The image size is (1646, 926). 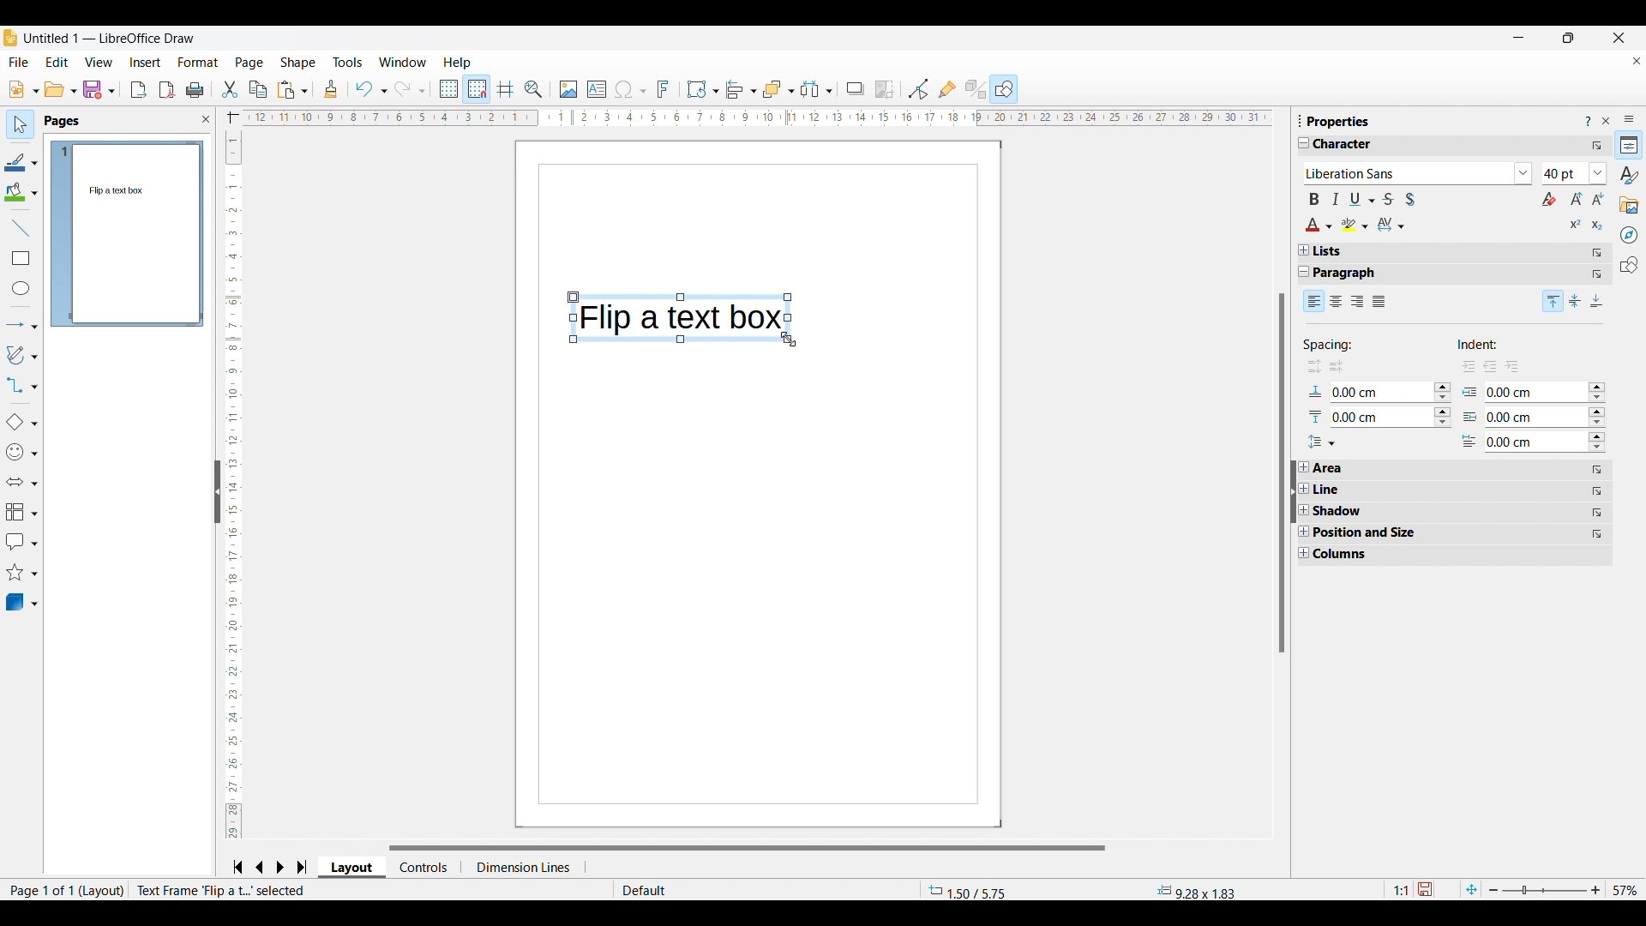 What do you see at coordinates (61, 234) in the screenshot?
I see `Current page highlighted` at bounding box center [61, 234].